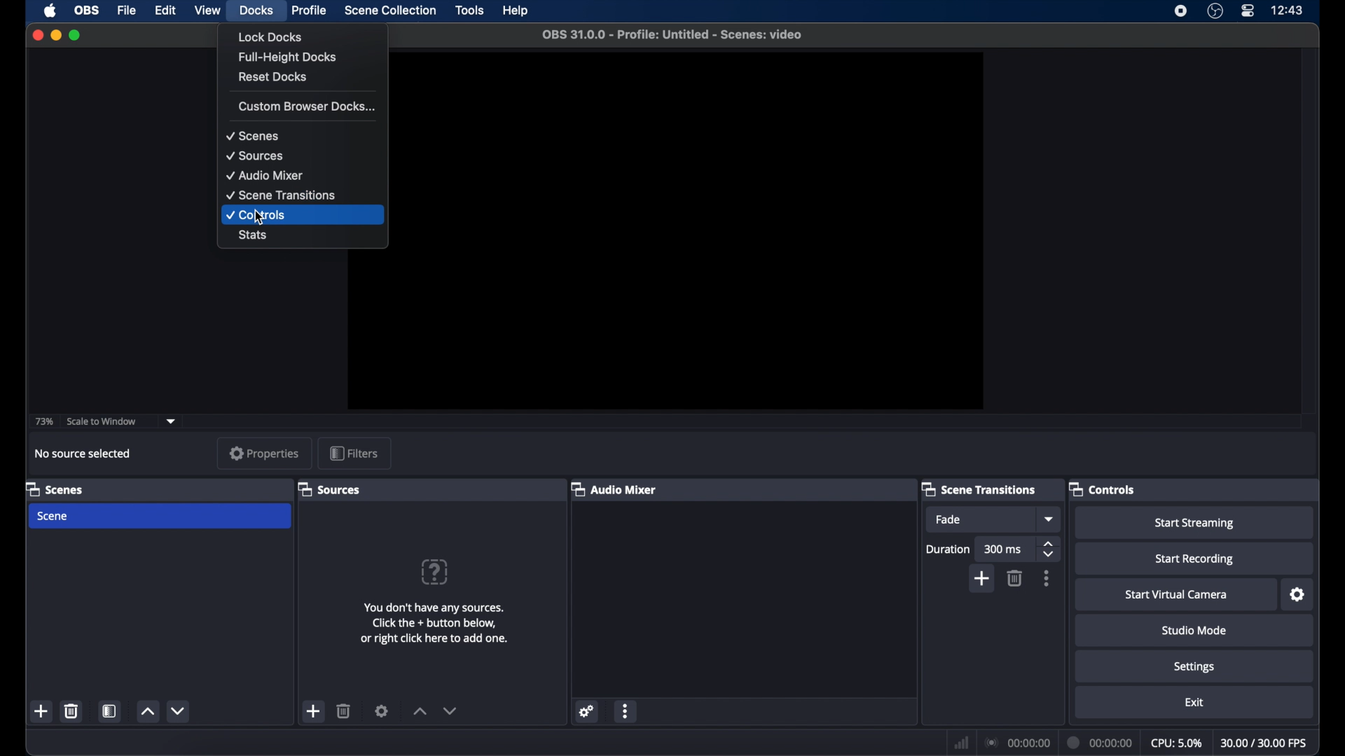 This screenshot has width=1345, height=756. I want to click on duration, so click(1100, 742).